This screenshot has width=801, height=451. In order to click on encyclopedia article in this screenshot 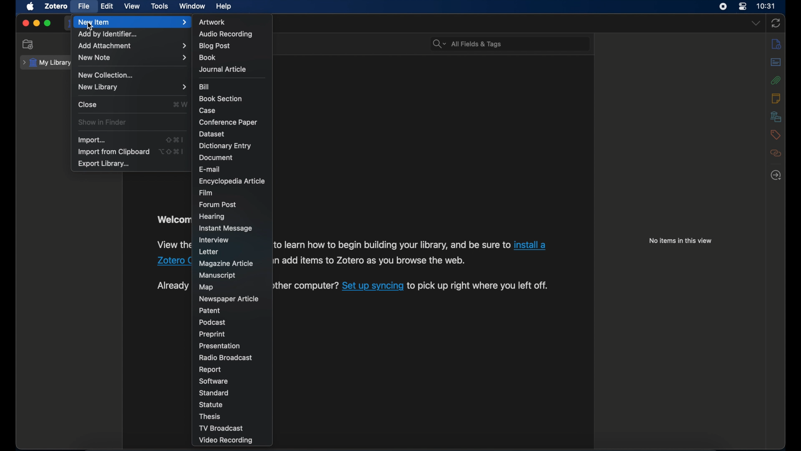, I will do `click(232, 181)`.